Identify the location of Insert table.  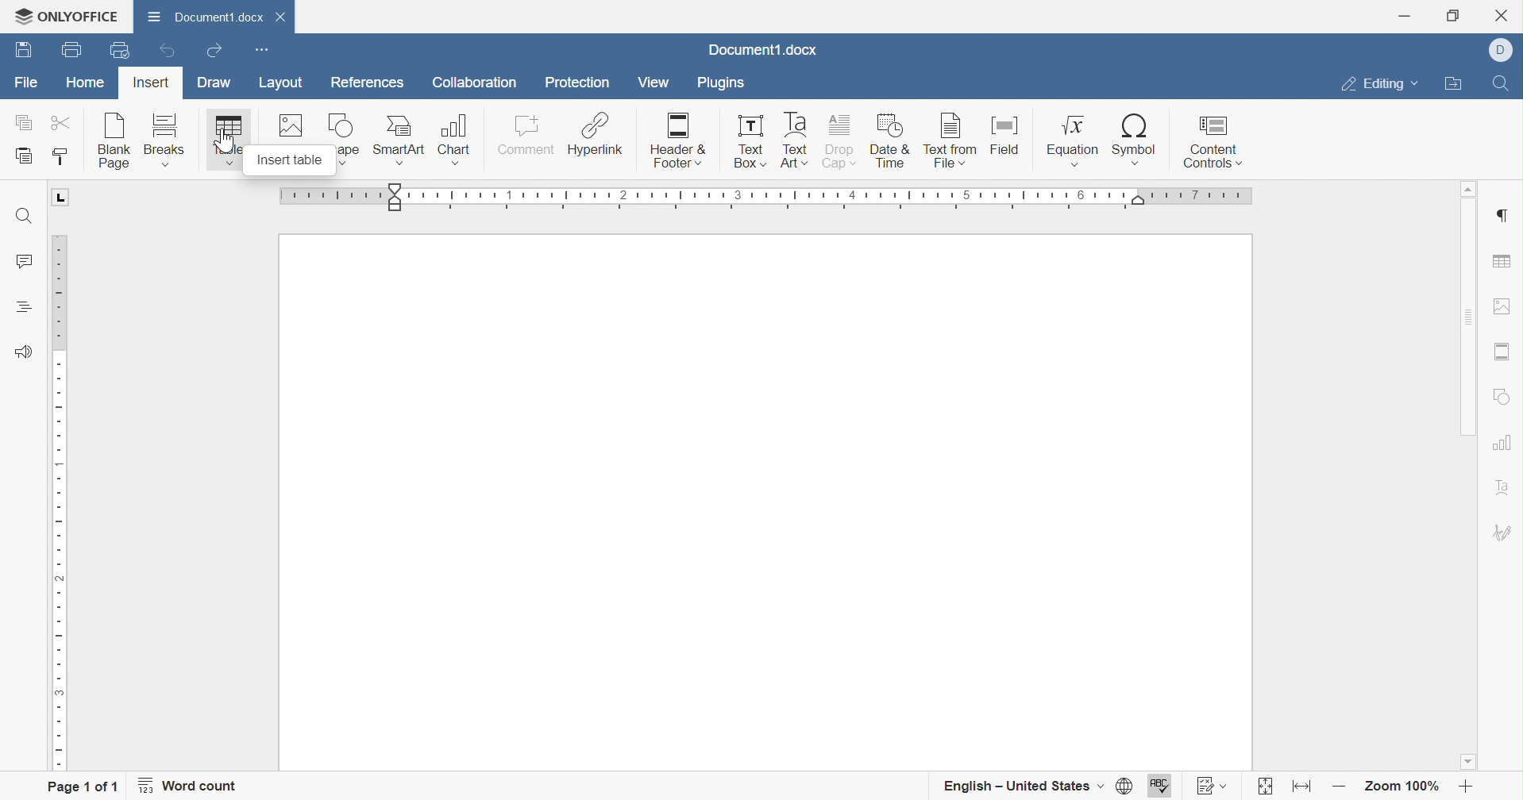
(288, 161).